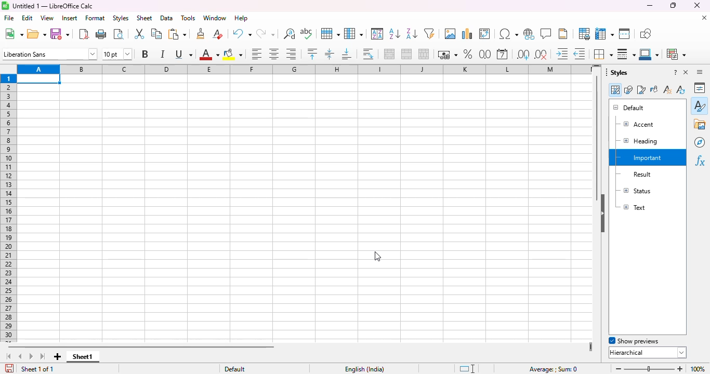  What do you see at coordinates (617, 72) in the screenshot?
I see `styles` at bounding box center [617, 72].